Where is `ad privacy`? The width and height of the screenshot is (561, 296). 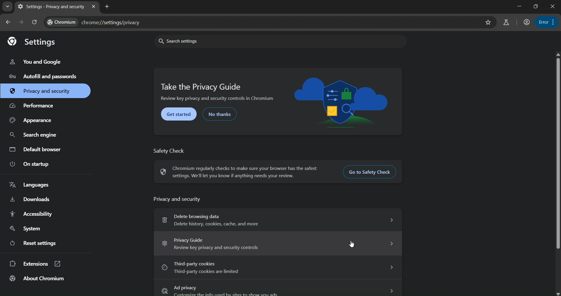 ad privacy is located at coordinates (278, 290).